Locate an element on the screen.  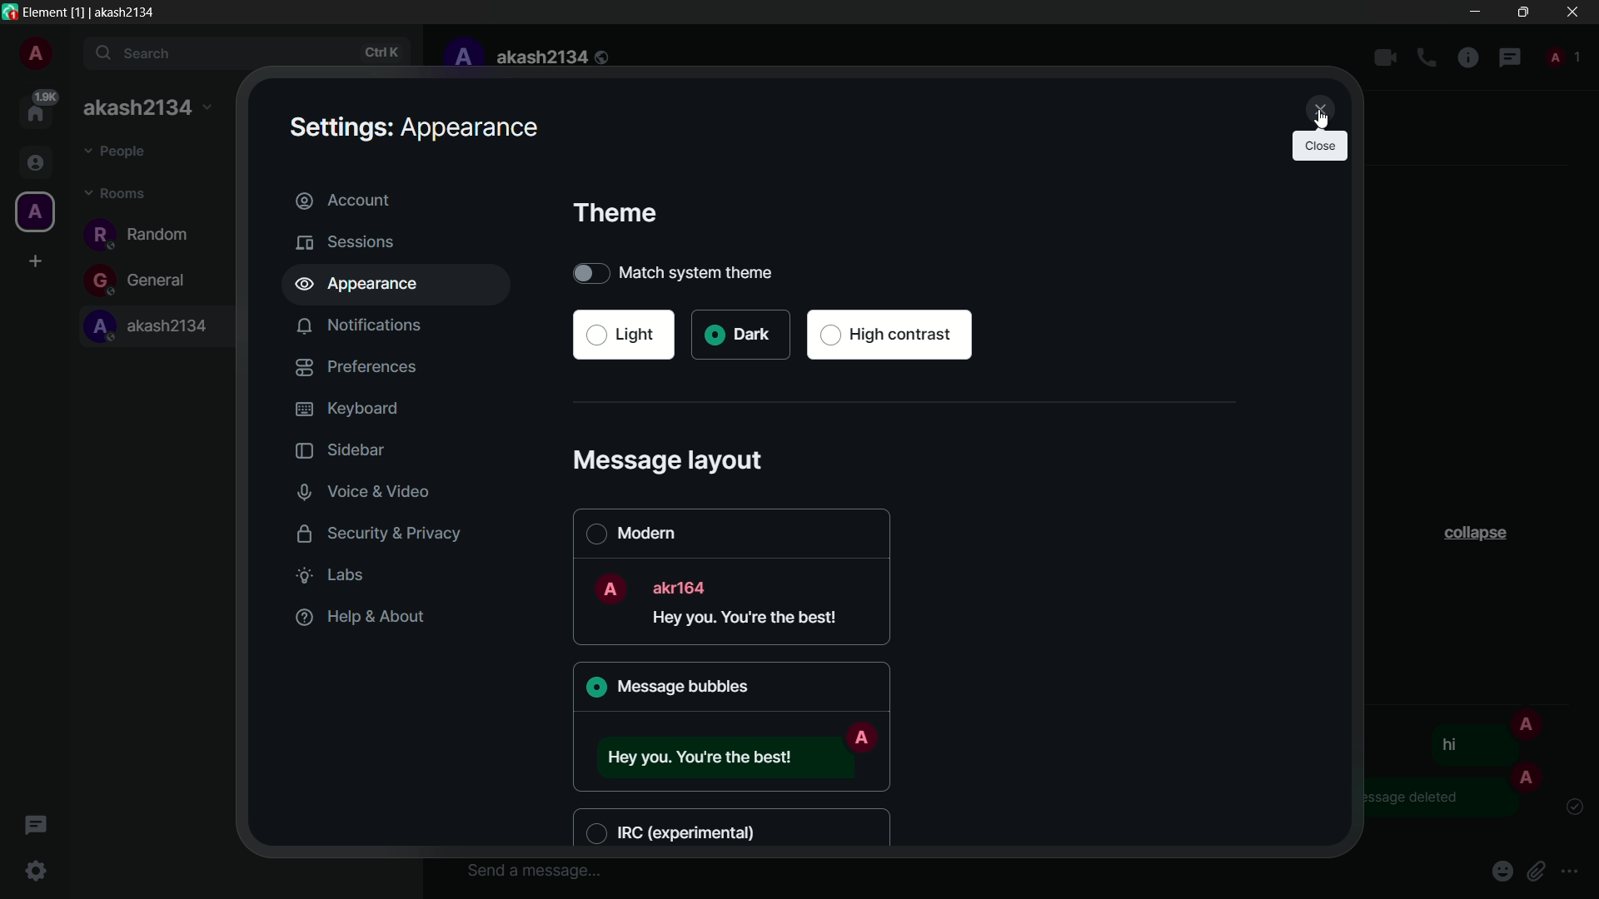
irc experimental is located at coordinates (677, 831).